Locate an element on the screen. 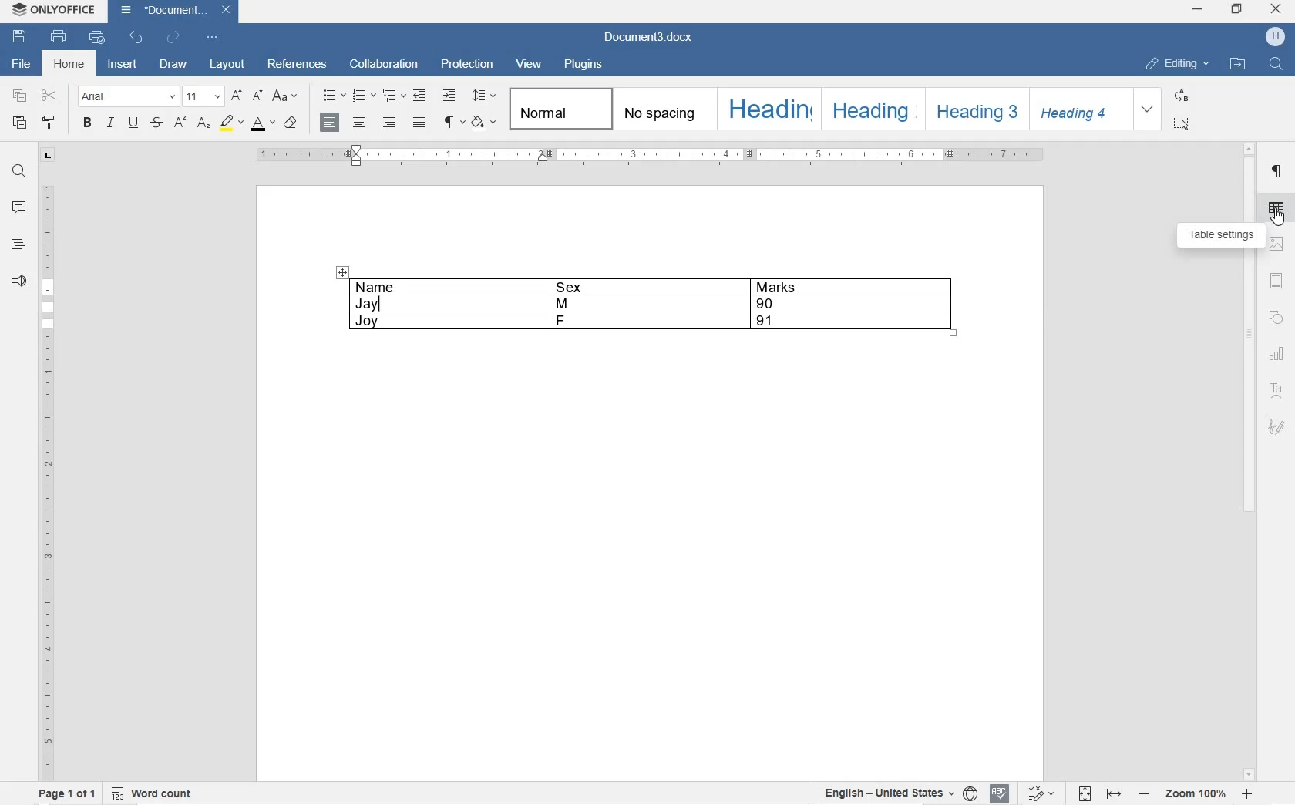  TEXT ART is located at coordinates (1277, 388).